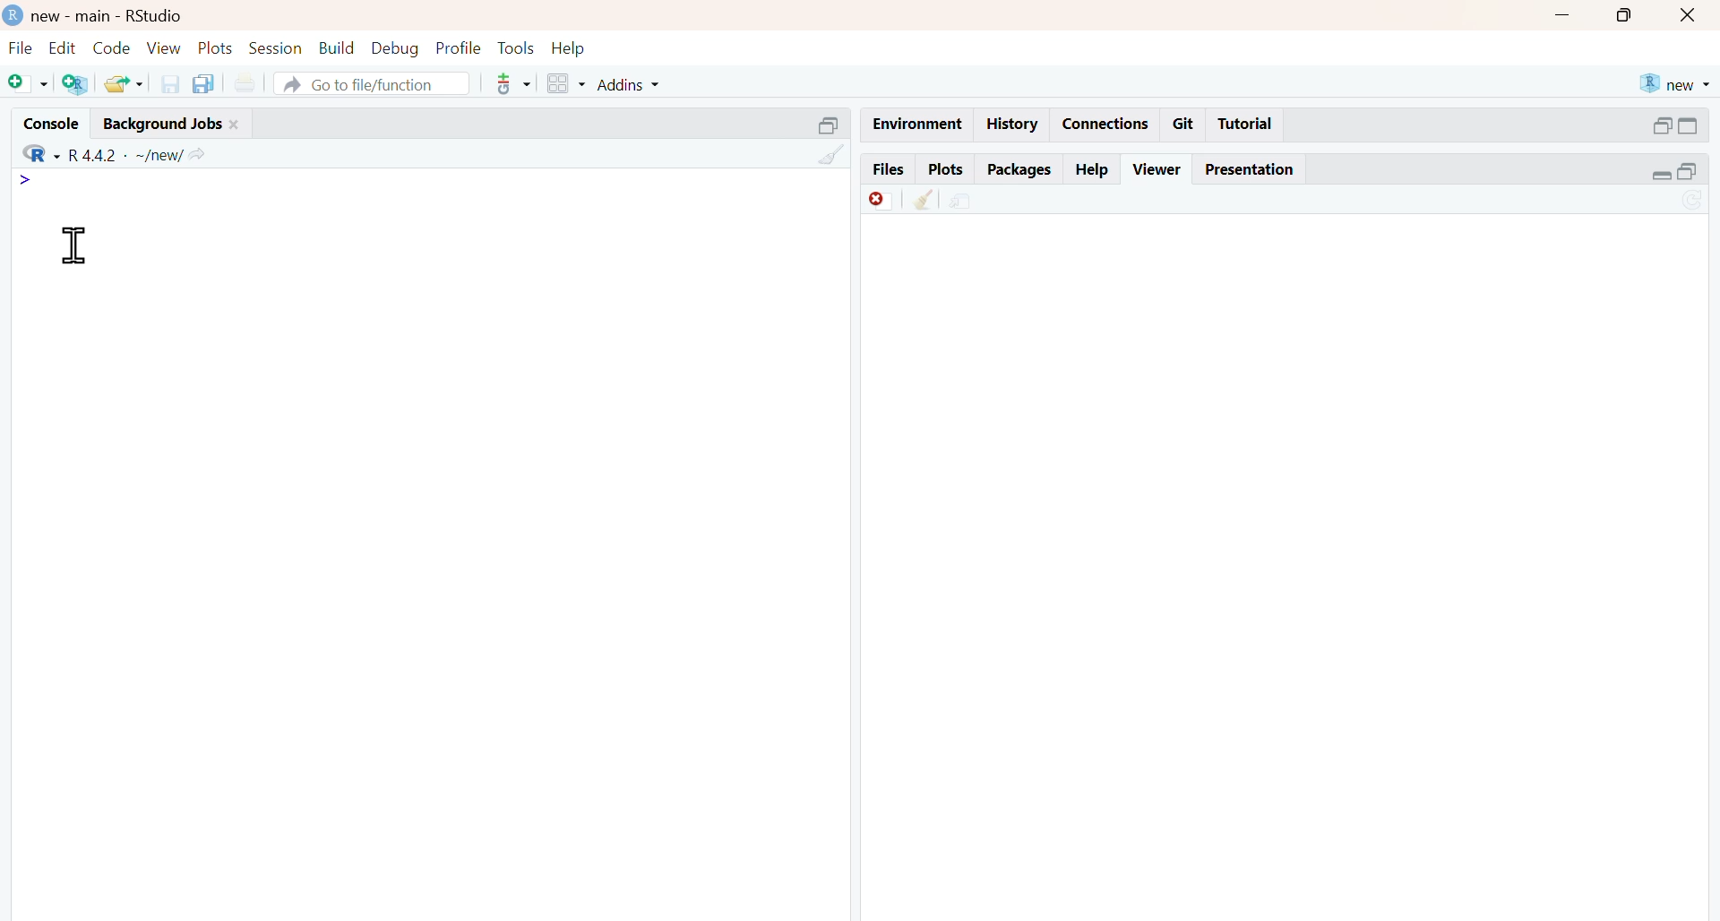  Describe the element at coordinates (20, 47) in the screenshot. I see `file` at that location.